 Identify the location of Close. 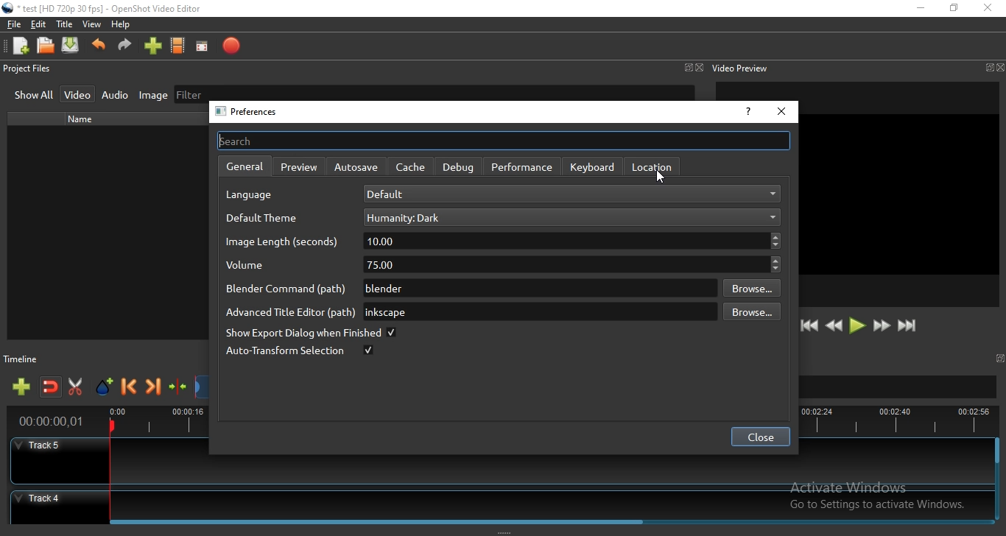
(700, 68).